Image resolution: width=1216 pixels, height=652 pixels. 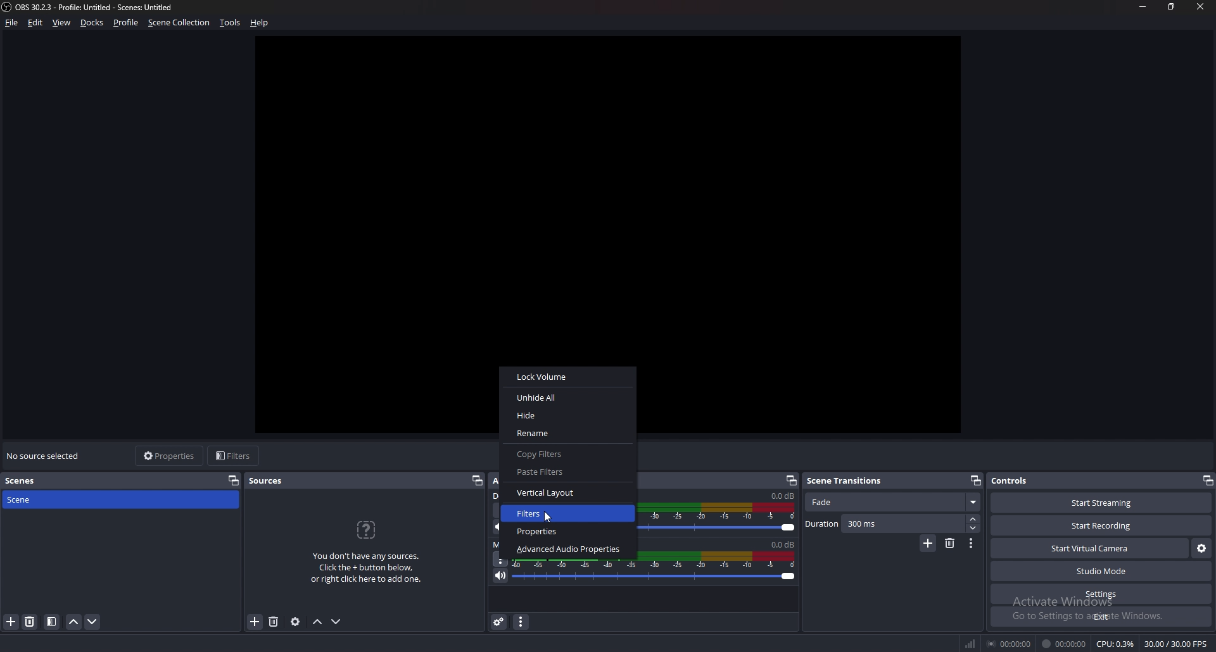 I want to click on duration, so click(x=883, y=523).